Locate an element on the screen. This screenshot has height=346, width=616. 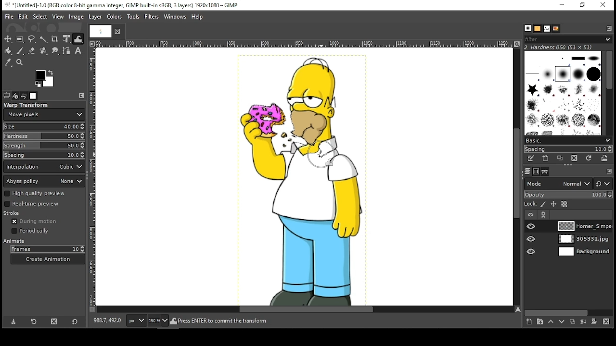
edit this brush is located at coordinates (531, 159).